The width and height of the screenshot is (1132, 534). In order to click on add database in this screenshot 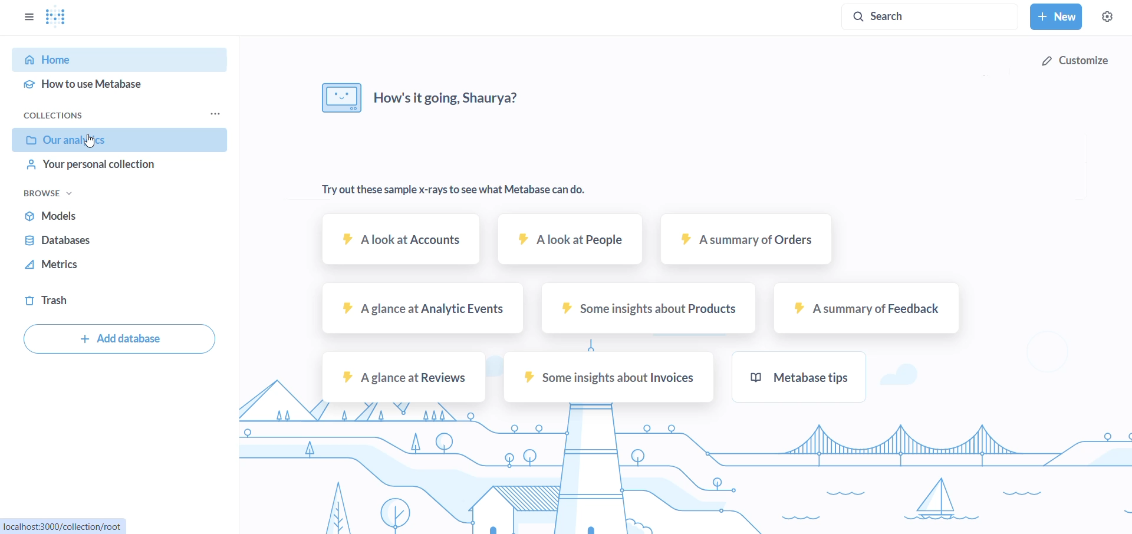, I will do `click(119, 339)`.